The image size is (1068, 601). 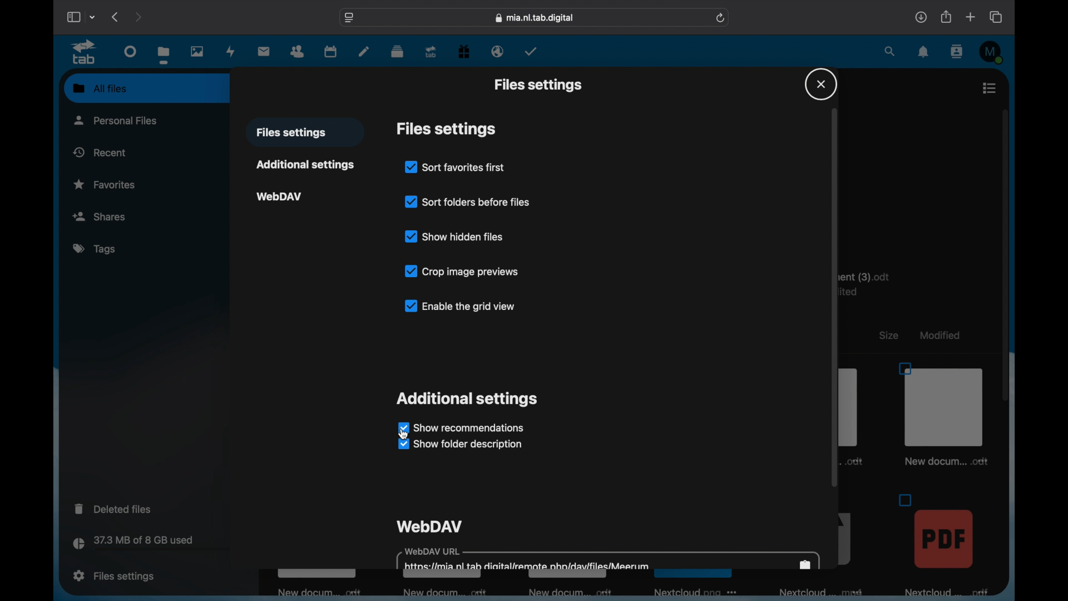 What do you see at coordinates (453, 235) in the screenshot?
I see `show hidden files` at bounding box center [453, 235].